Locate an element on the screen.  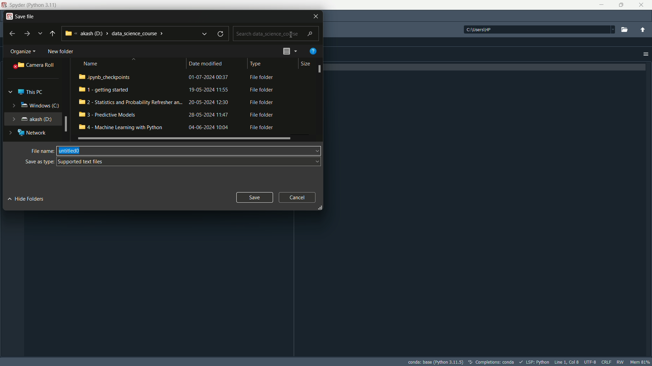
Extend is located at coordinates (14, 106).